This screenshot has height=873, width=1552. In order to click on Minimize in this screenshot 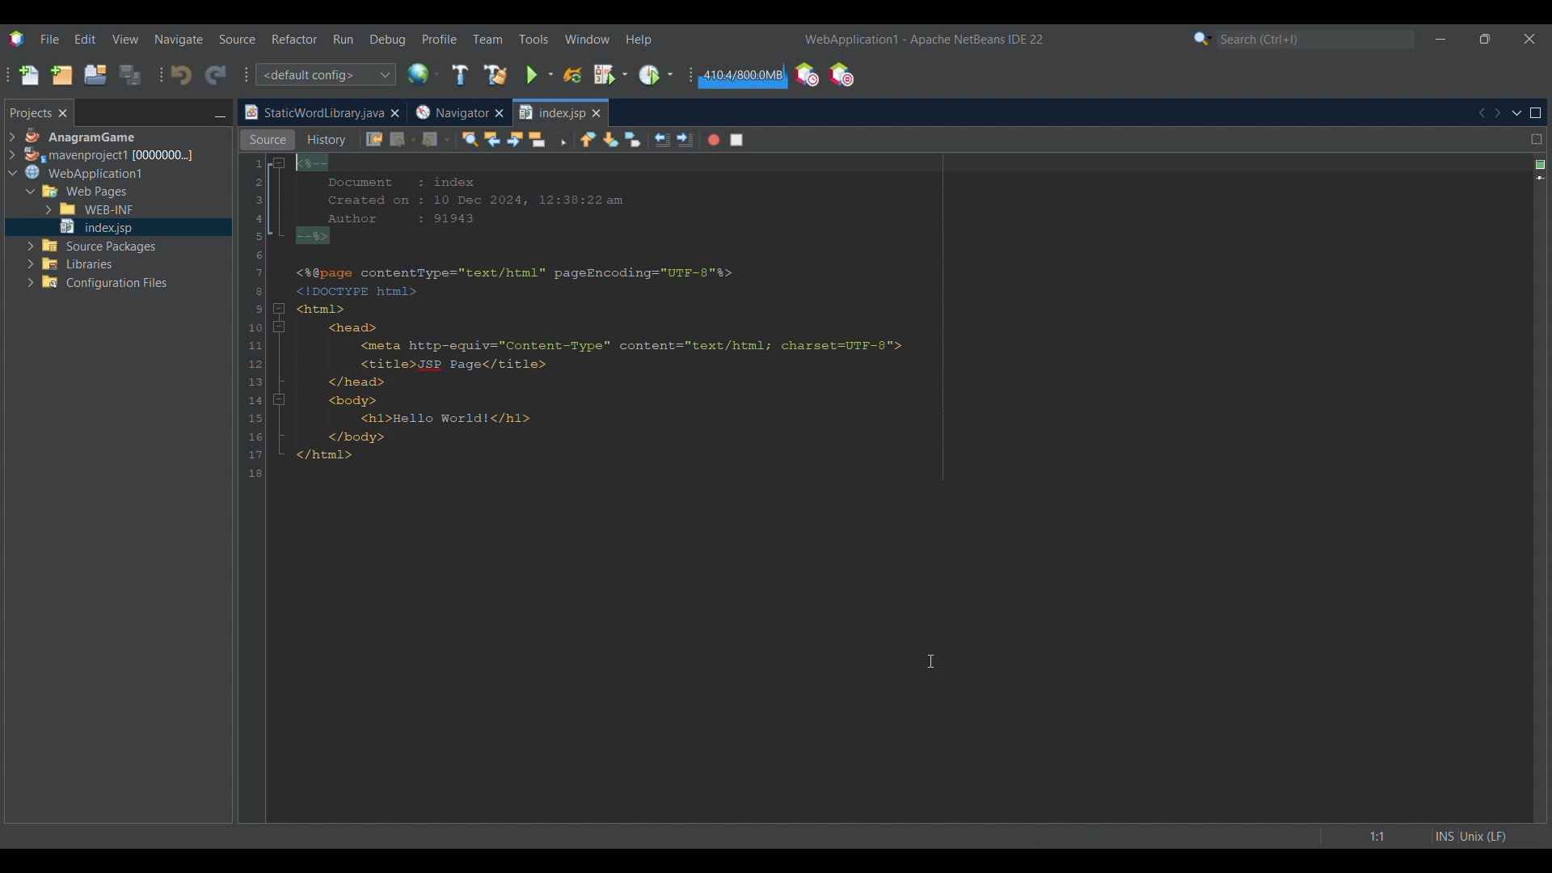, I will do `click(1440, 39)`.